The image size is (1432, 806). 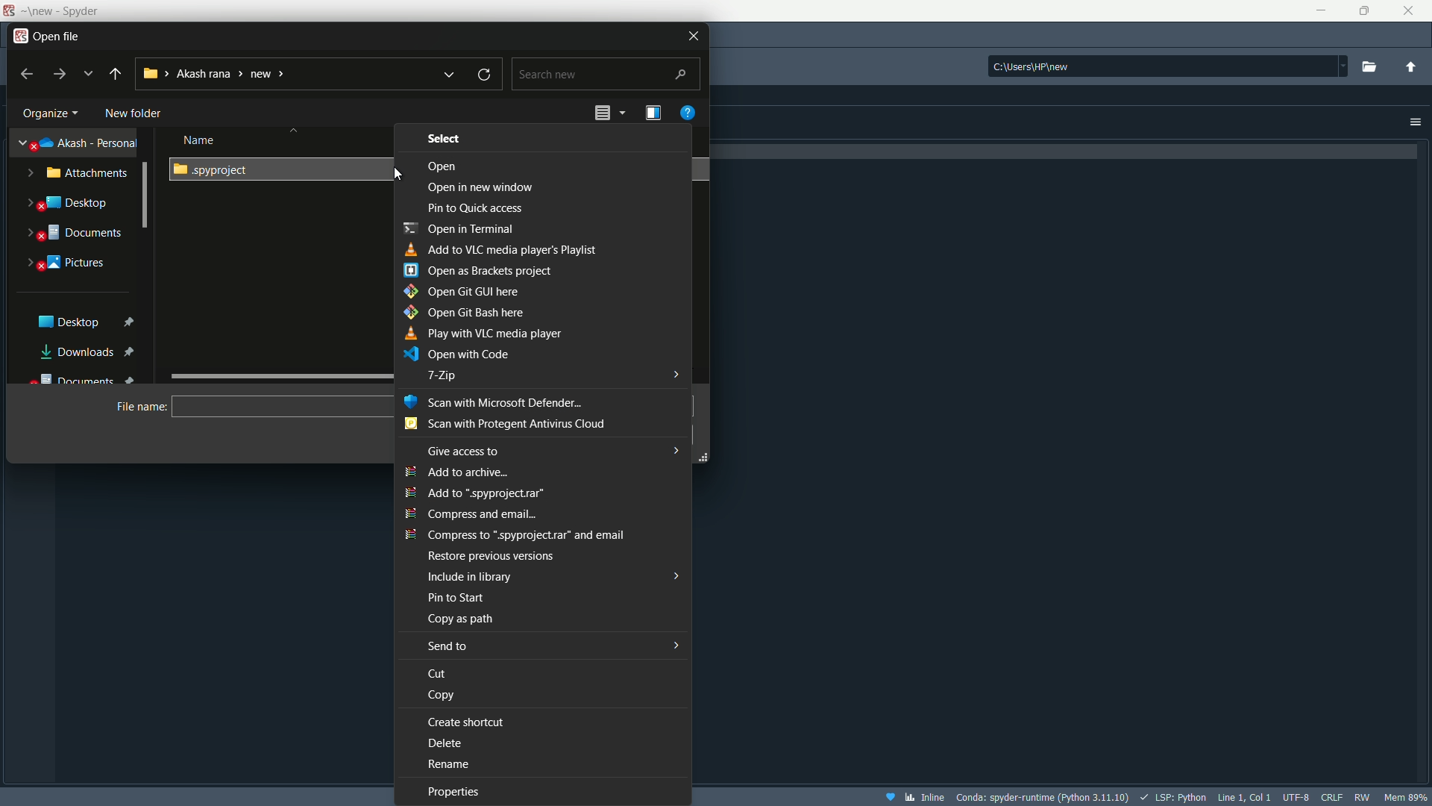 What do you see at coordinates (464, 472) in the screenshot?
I see `add to archive` at bounding box center [464, 472].